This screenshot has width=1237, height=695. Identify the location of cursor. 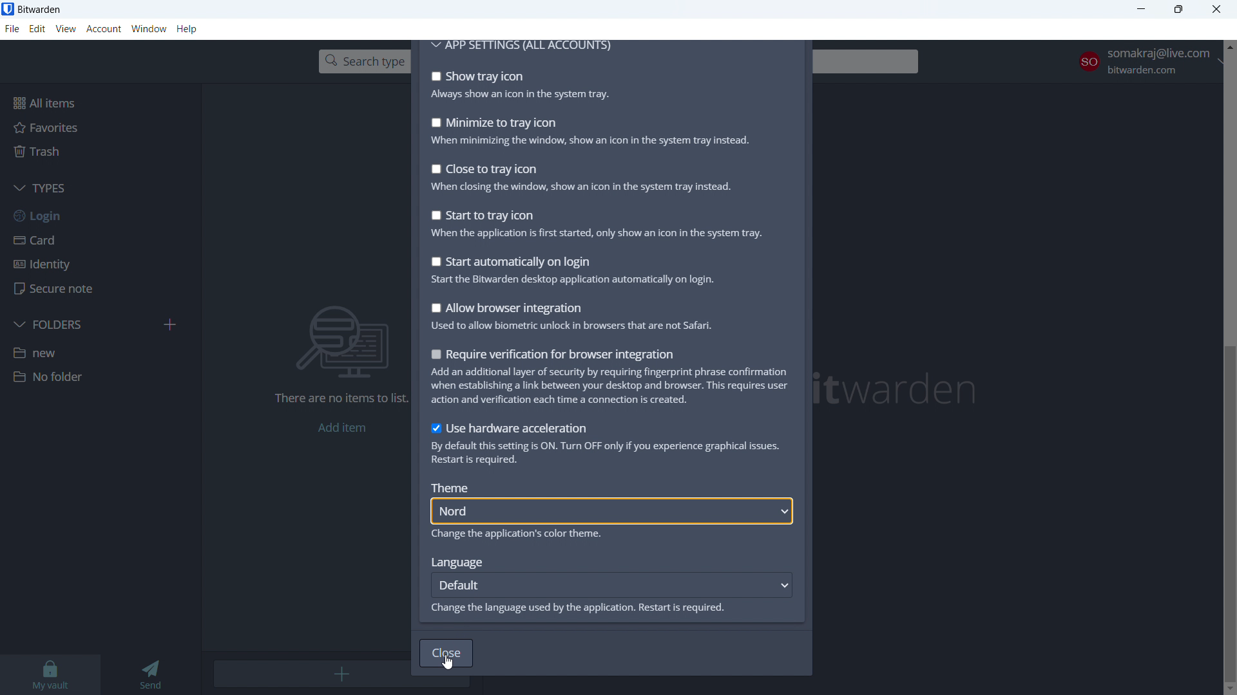
(453, 662).